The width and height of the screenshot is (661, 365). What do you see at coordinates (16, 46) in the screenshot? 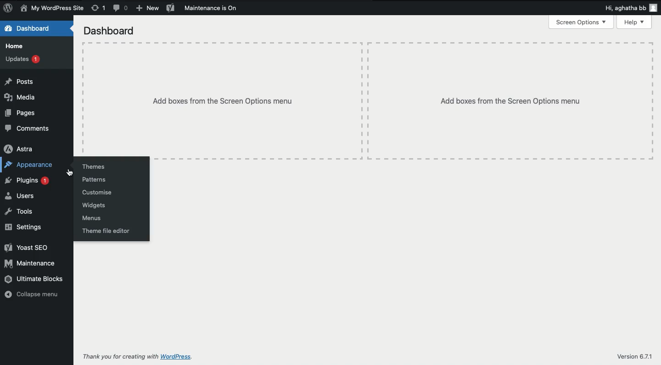
I see `Home` at bounding box center [16, 46].